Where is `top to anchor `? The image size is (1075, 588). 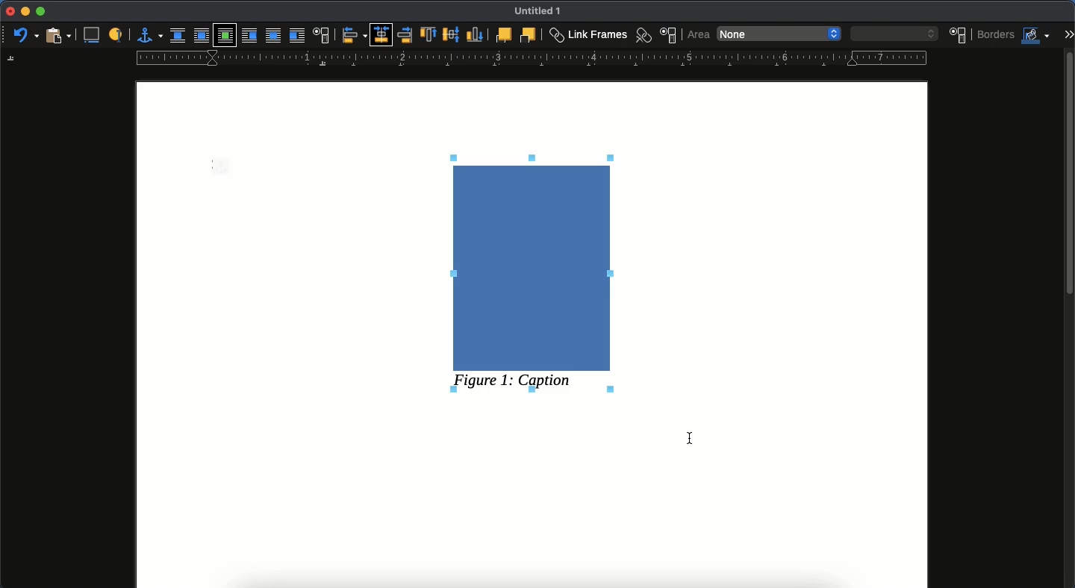
top to anchor  is located at coordinates (430, 34).